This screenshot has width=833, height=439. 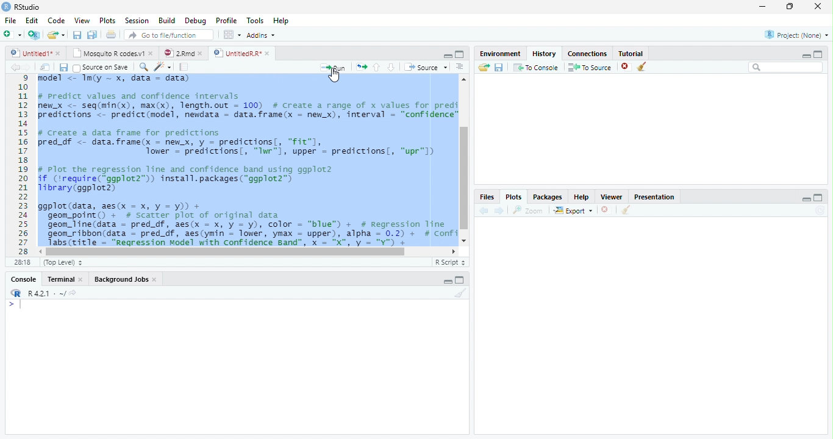 What do you see at coordinates (143, 68) in the screenshot?
I see `Zoom` at bounding box center [143, 68].